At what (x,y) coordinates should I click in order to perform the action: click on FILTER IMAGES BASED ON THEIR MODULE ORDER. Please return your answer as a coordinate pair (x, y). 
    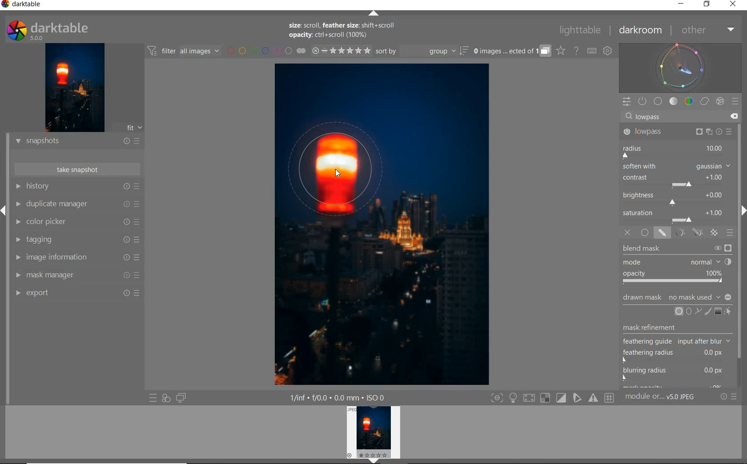
    Looking at the image, I should click on (185, 51).